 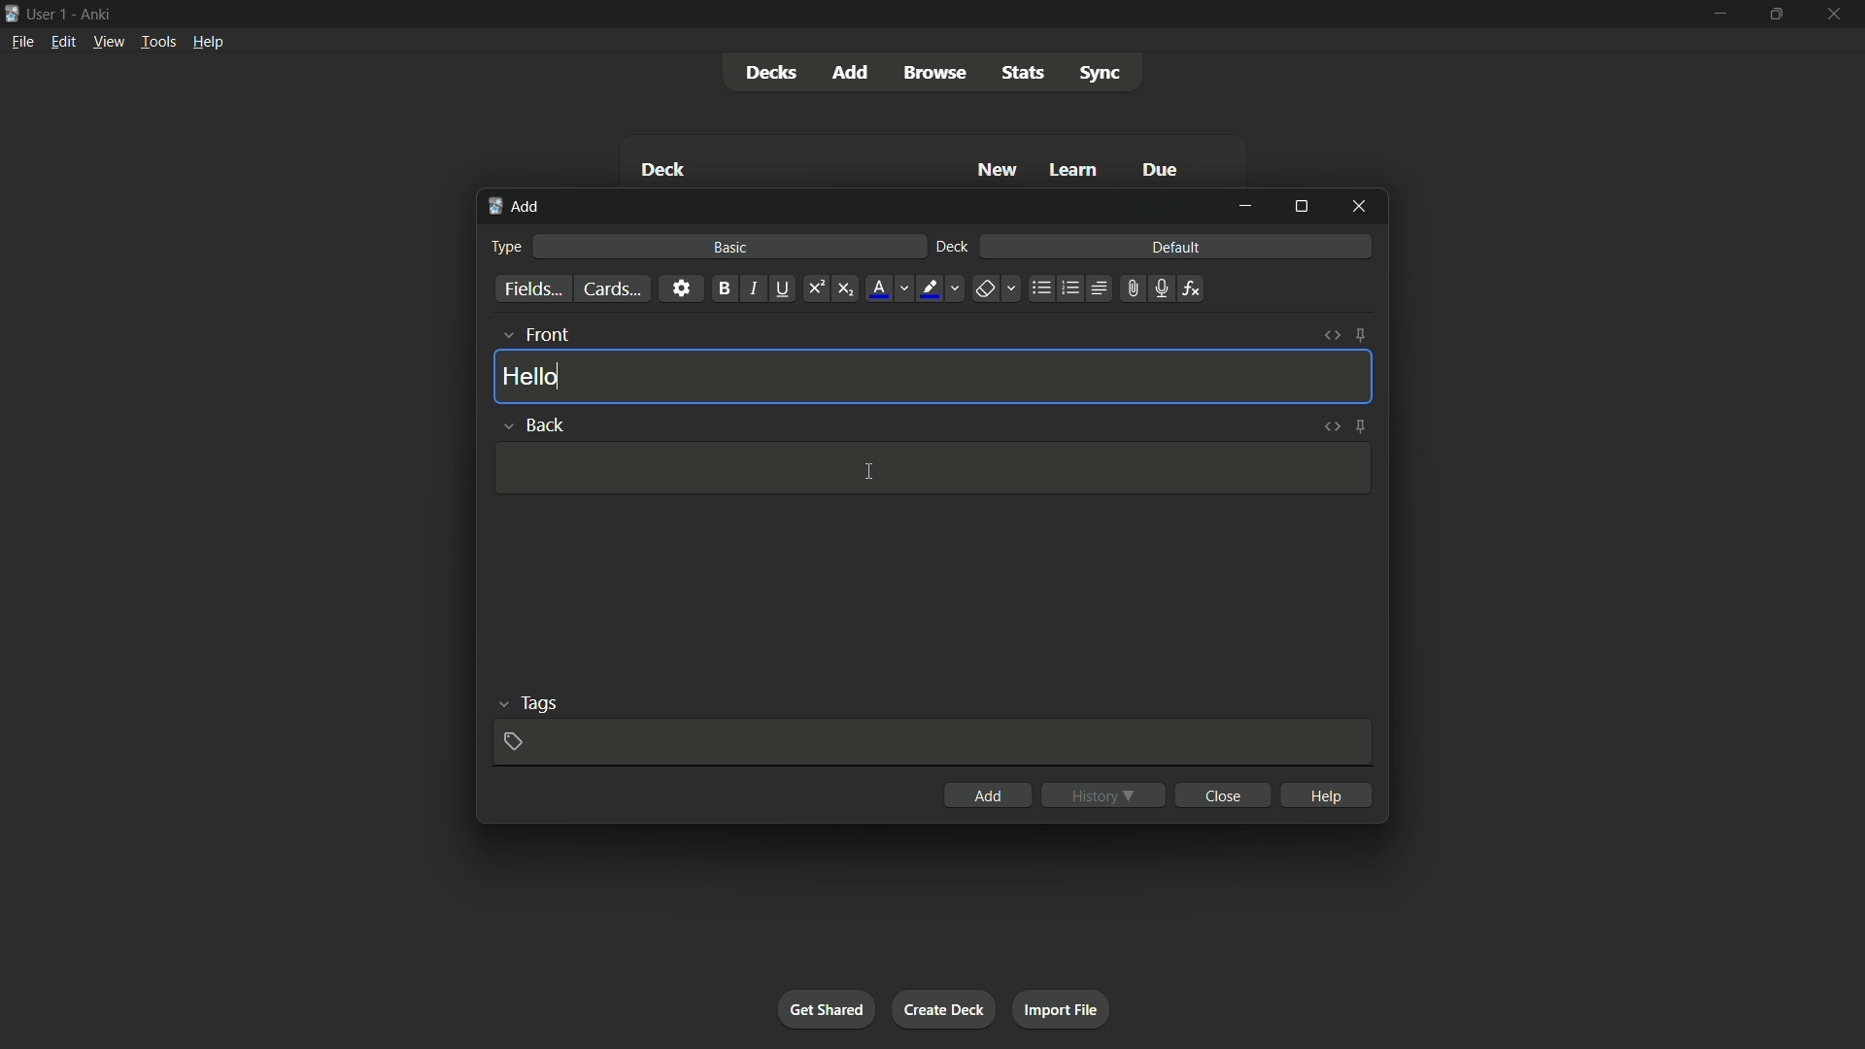 I want to click on view menu, so click(x=108, y=42).